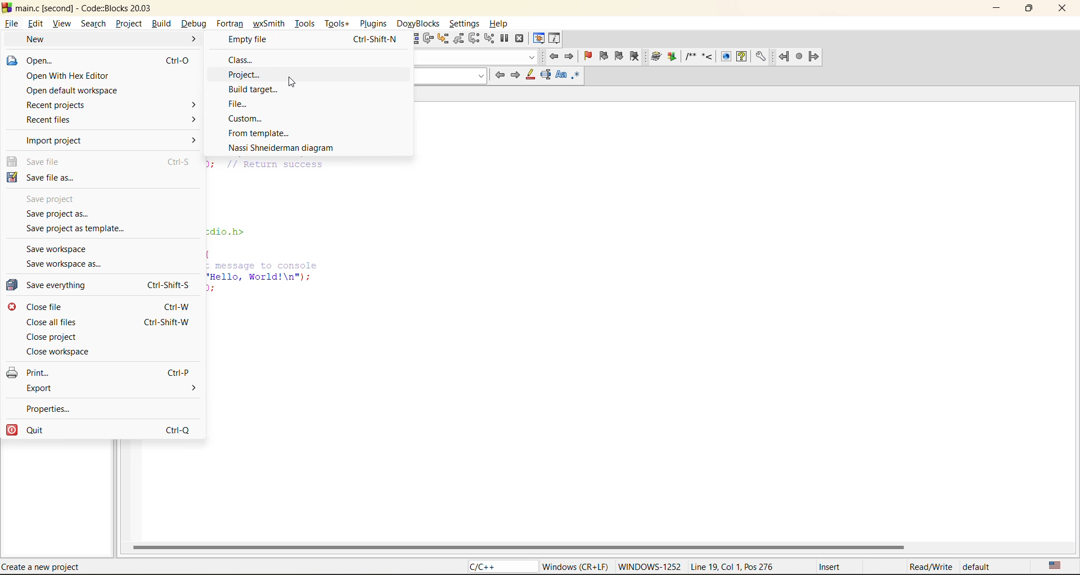 Image resolution: width=1080 pixels, height=575 pixels. Describe the element at coordinates (270, 25) in the screenshot. I see `wxsmith` at that location.